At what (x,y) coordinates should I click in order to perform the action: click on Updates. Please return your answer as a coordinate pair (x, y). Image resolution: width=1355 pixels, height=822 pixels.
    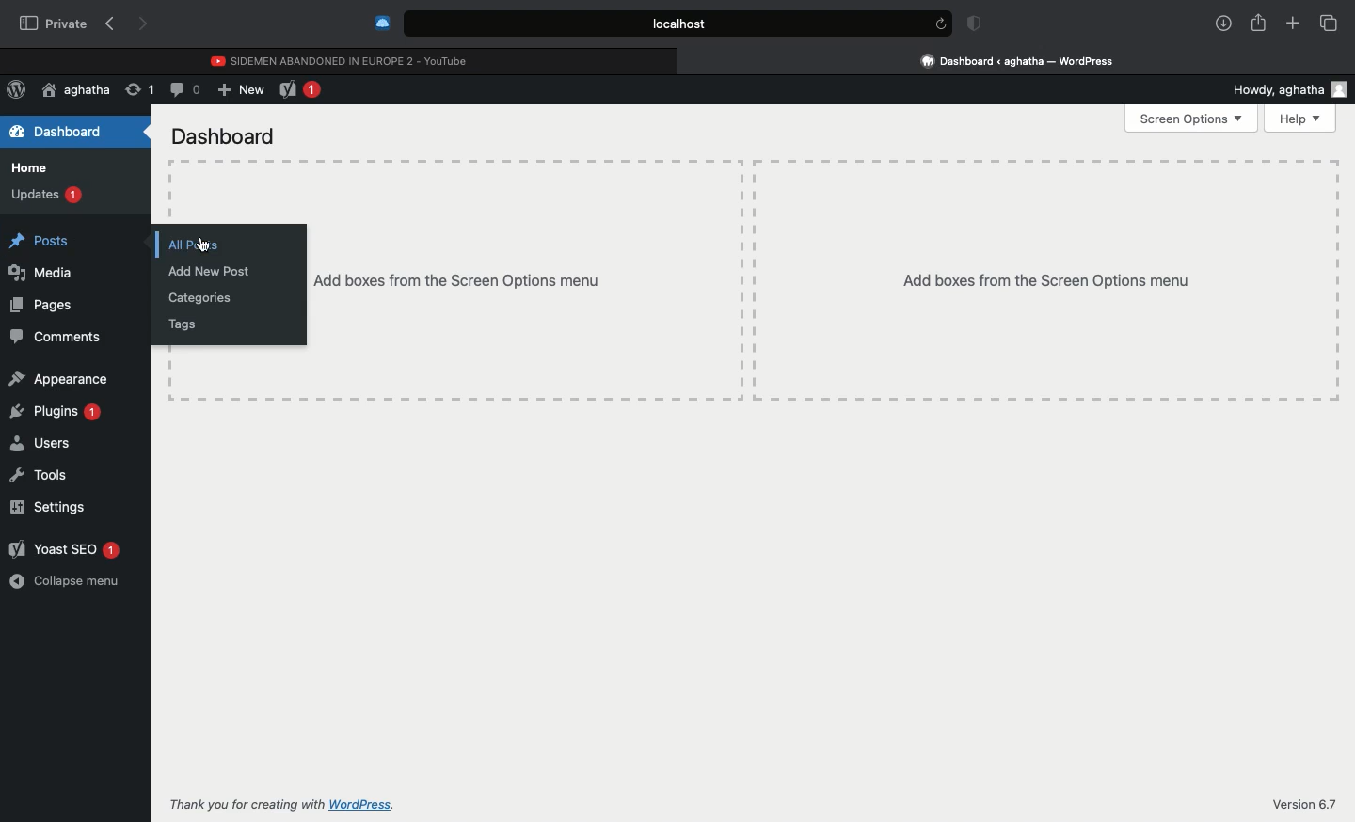
    Looking at the image, I should click on (45, 196).